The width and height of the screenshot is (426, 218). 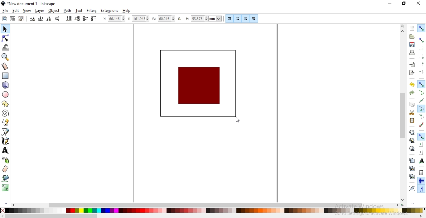 What do you see at coordinates (421, 101) in the screenshot?
I see `snap to path intersections` at bounding box center [421, 101].